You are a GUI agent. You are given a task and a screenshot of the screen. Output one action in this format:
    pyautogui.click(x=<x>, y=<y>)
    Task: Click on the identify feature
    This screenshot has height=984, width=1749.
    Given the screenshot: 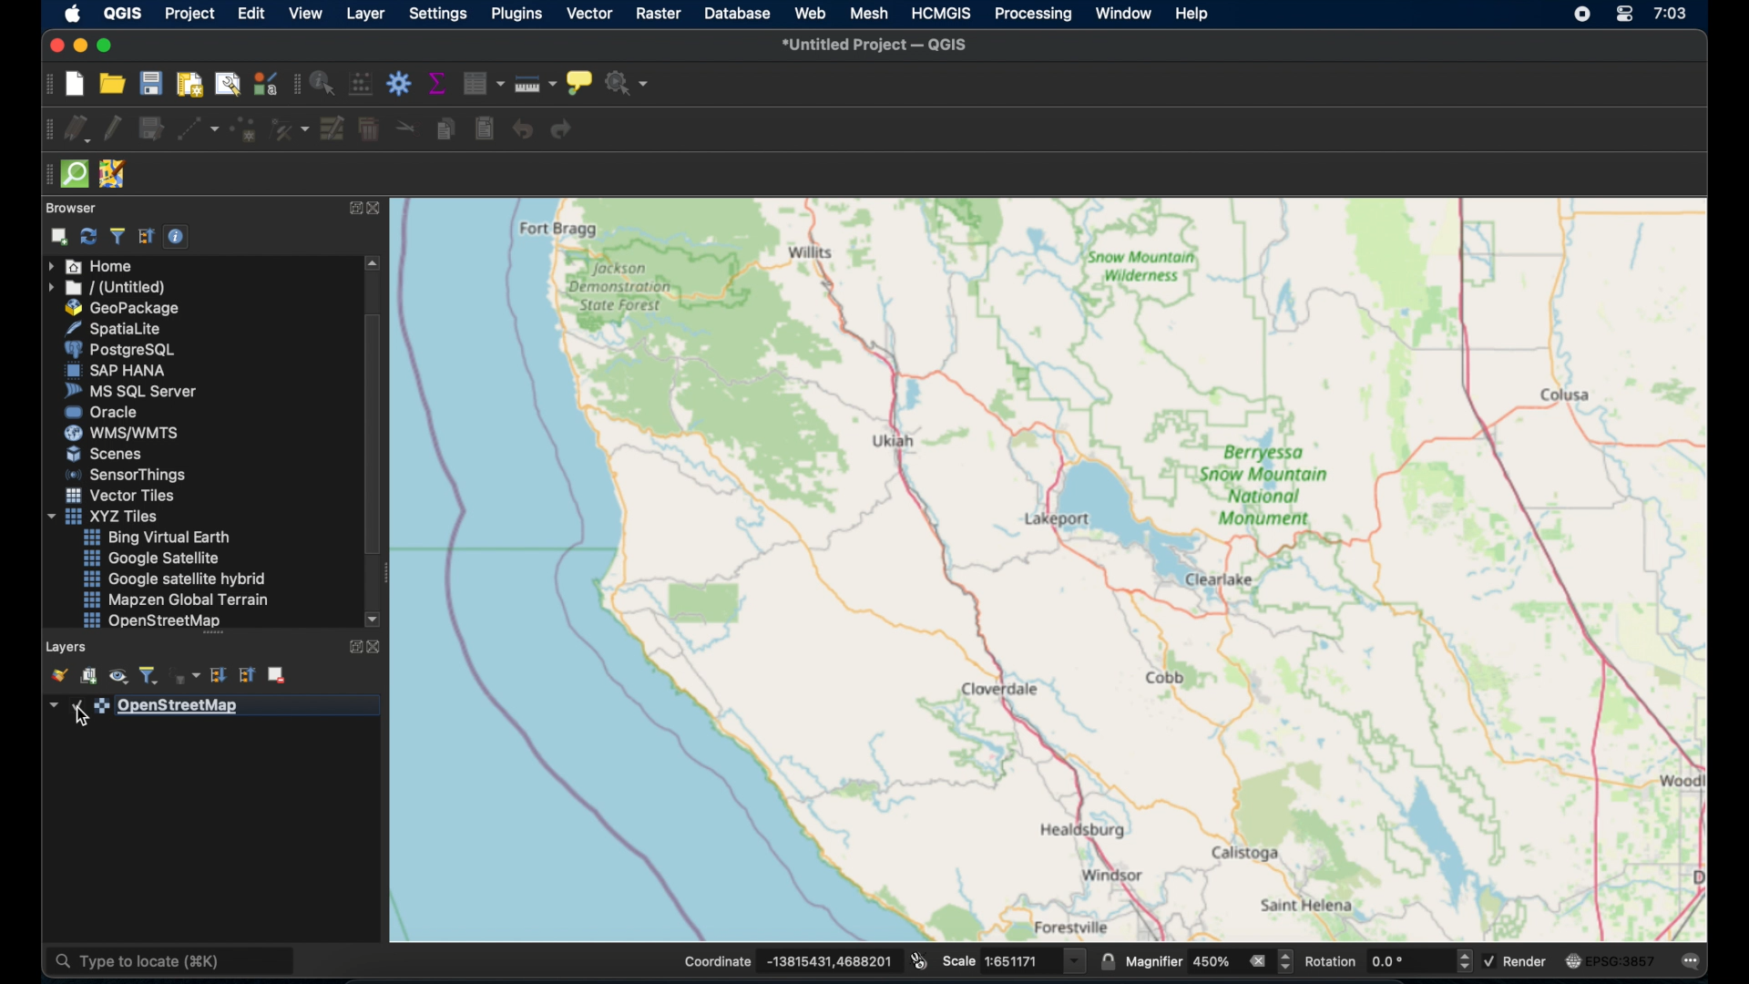 What is the action you would take?
    pyautogui.click(x=325, y=83)
    